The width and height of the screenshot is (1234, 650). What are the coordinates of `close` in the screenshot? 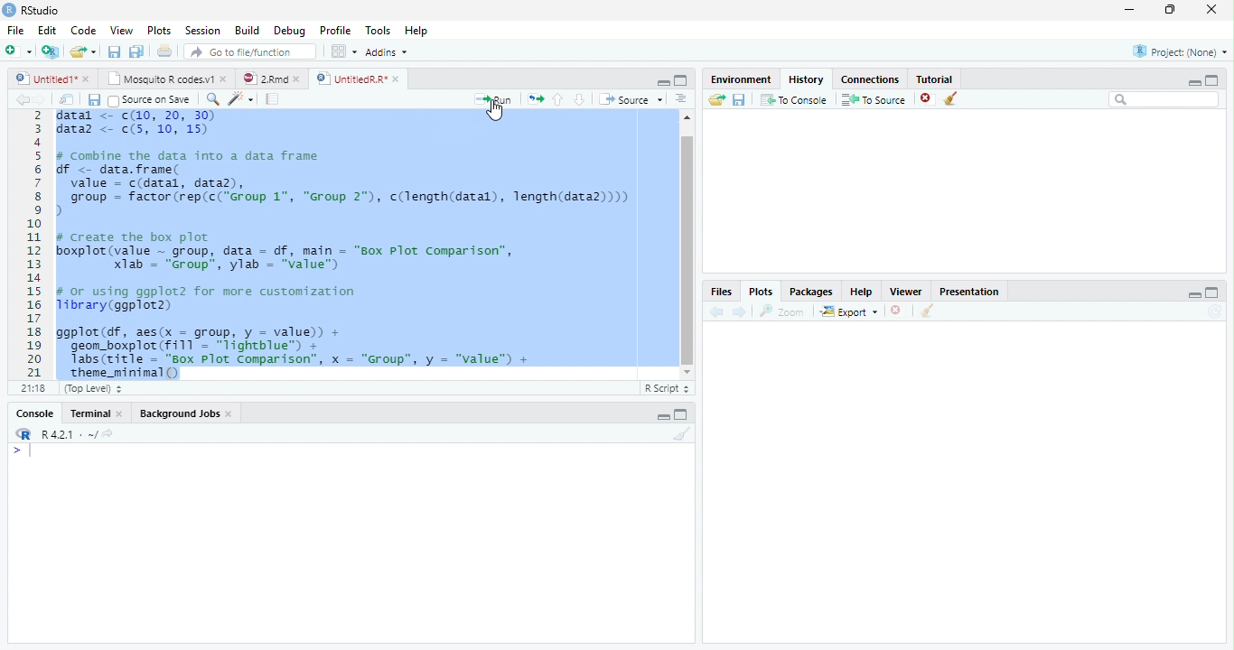 It's located at (296, 79).